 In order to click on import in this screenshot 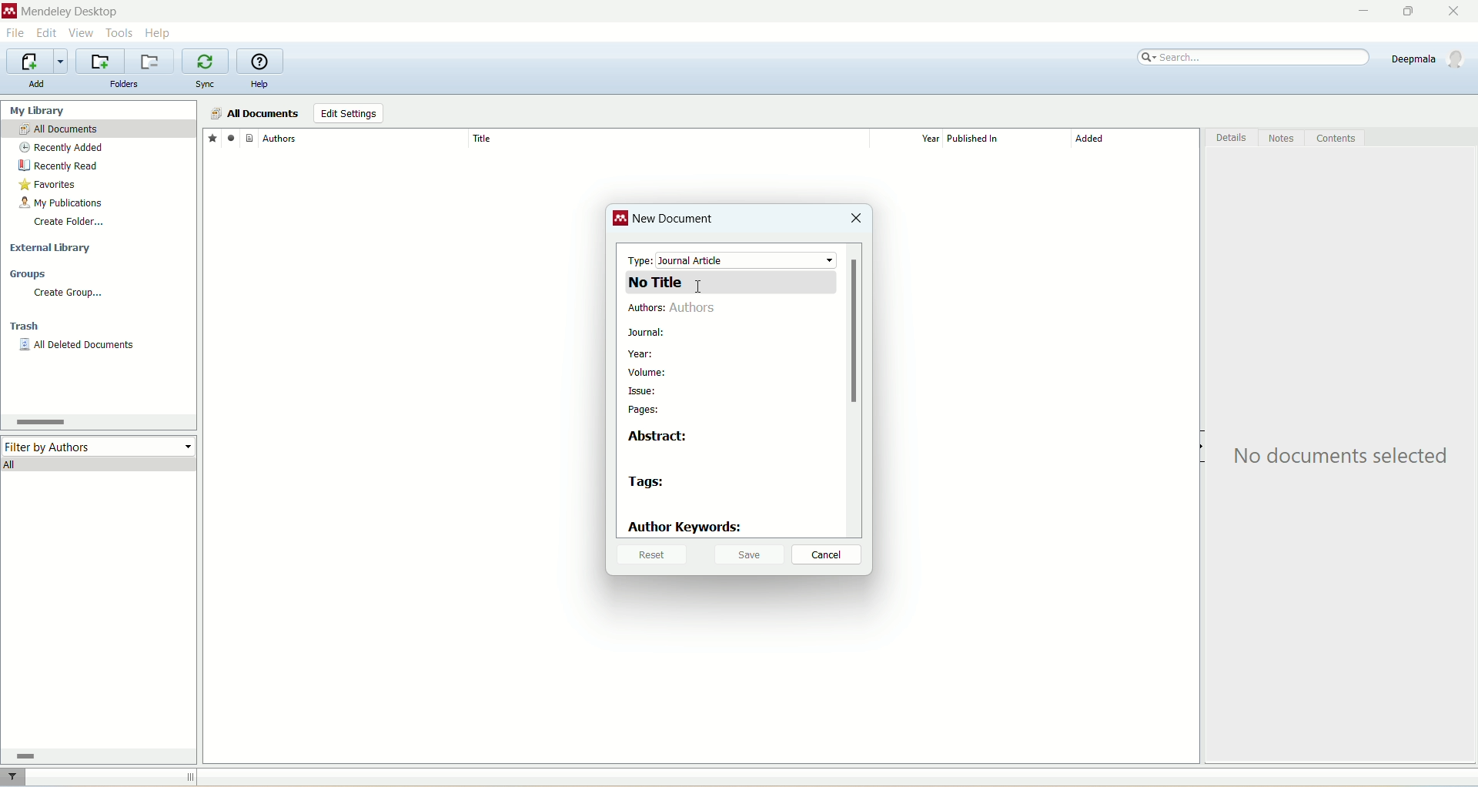, I will do `click(35, 62)`.